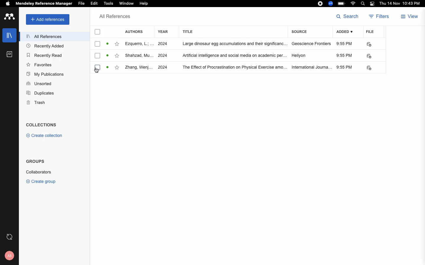 The width and height of the screenshot is (425, 265). What do you see at coordinates (126, 4) in the screenshot?
I see `Window` at bounding box center [126, 4].